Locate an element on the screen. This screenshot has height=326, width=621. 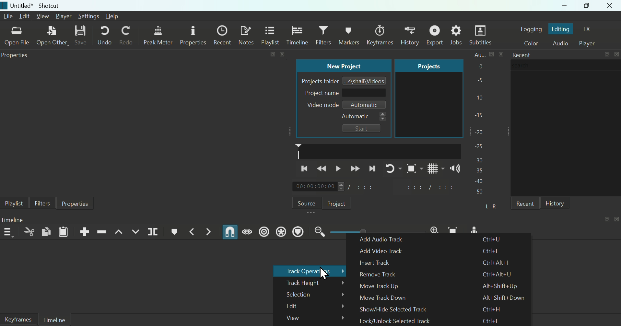
close is located at coordinates (282, 54).